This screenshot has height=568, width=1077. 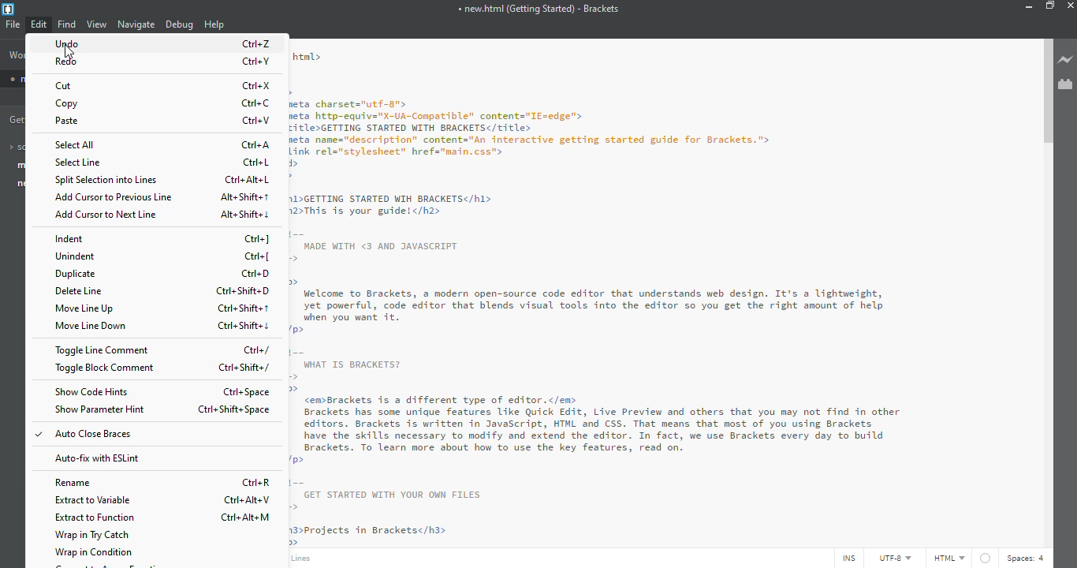 What do you see at coordinates (598, 411) in the screenshot?
I see `<>
Welcome to Brackets, a modern open-source code editor that understands web design. It's a lightweight,
yet powerful, code editor that blends visual tools into the editor so you get the right amount of help
when you want it.
</p>
"WHAT Is BRACKETS?
=
w®>
<emBrackets is a different type of editor.</em>
Brackets has some unique features like Quick Edit, Live Preview and others that you may not find in other
editors. Brackets is written in JavaScript, HTML and CSS. That means that most of you using Brackets
have the skills necessary to modify and extend the editor. In fact, we use Brackets every day to build
Brackets. To learn more about how to use the key features, read on.
</p>
"GET STARTED WITH YOUR OWN FILES
<h3>Projects in Brackets</h3>
pe` at bounding box center [598, 411].